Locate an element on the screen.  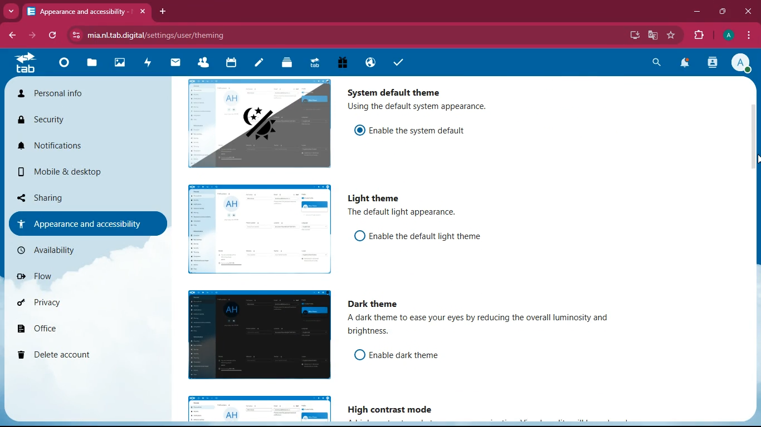
description is located at coordinates (486, 327).